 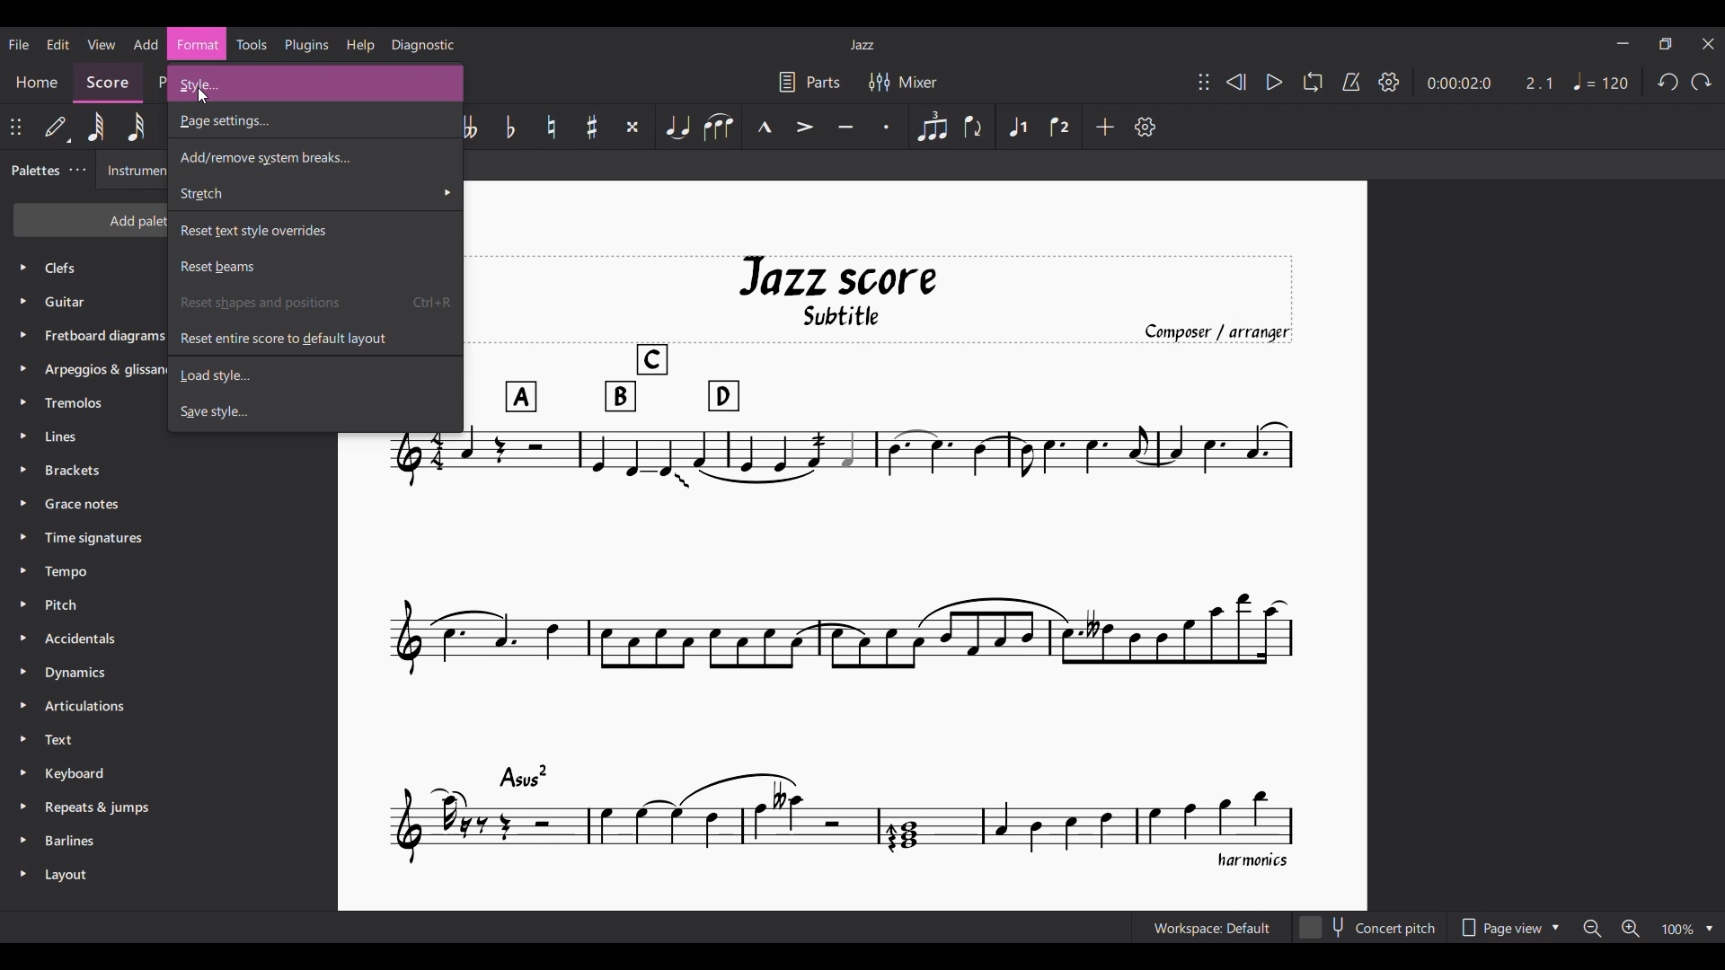 What do you see at coordinates (72, 406) in the screenshot?
I see `Tremolos` at bounding box center [72, 406].